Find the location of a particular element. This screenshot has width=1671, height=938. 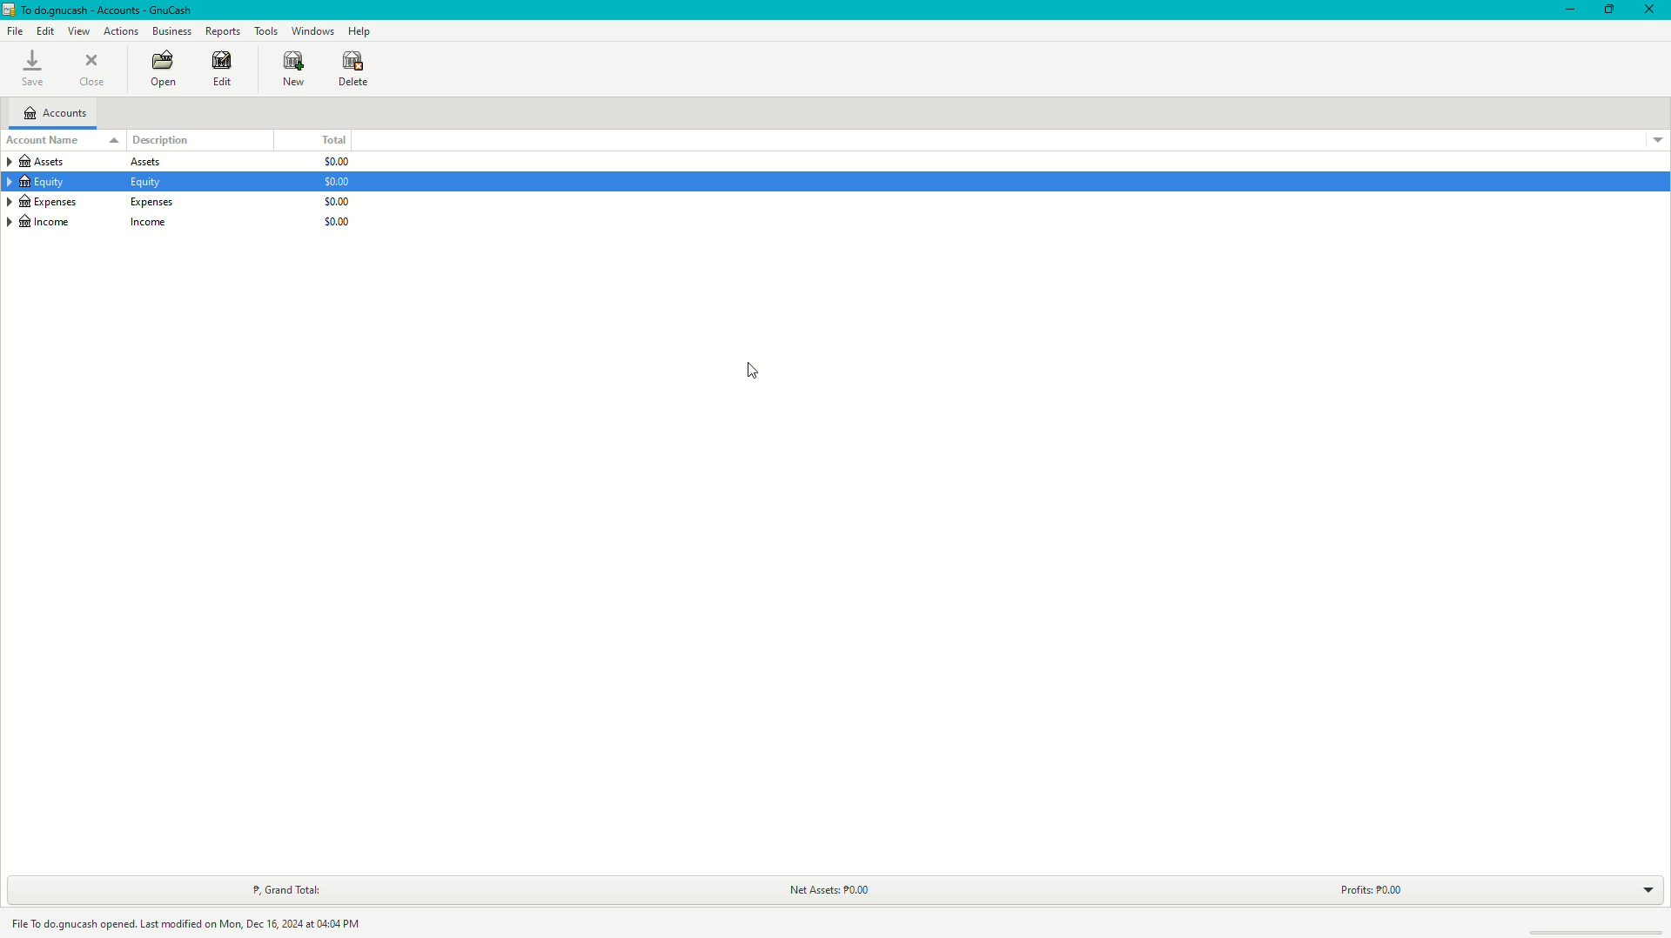

Open is located at coordinates (164, 71).